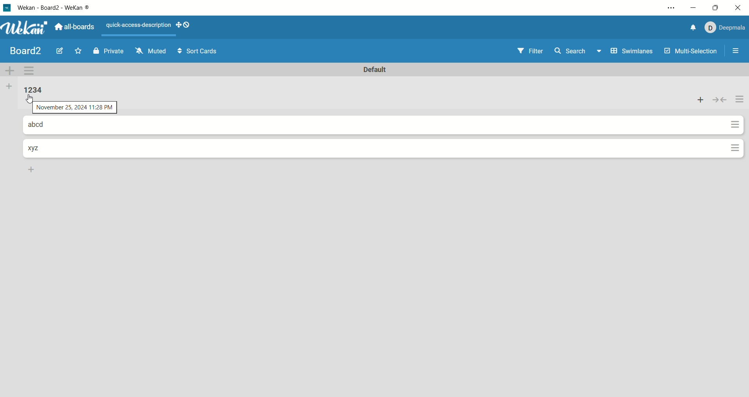 This screenshot has width=749, height=397. Describe the element at coordinates (694, 7) in the screenshot. I see `minimize` at that location.